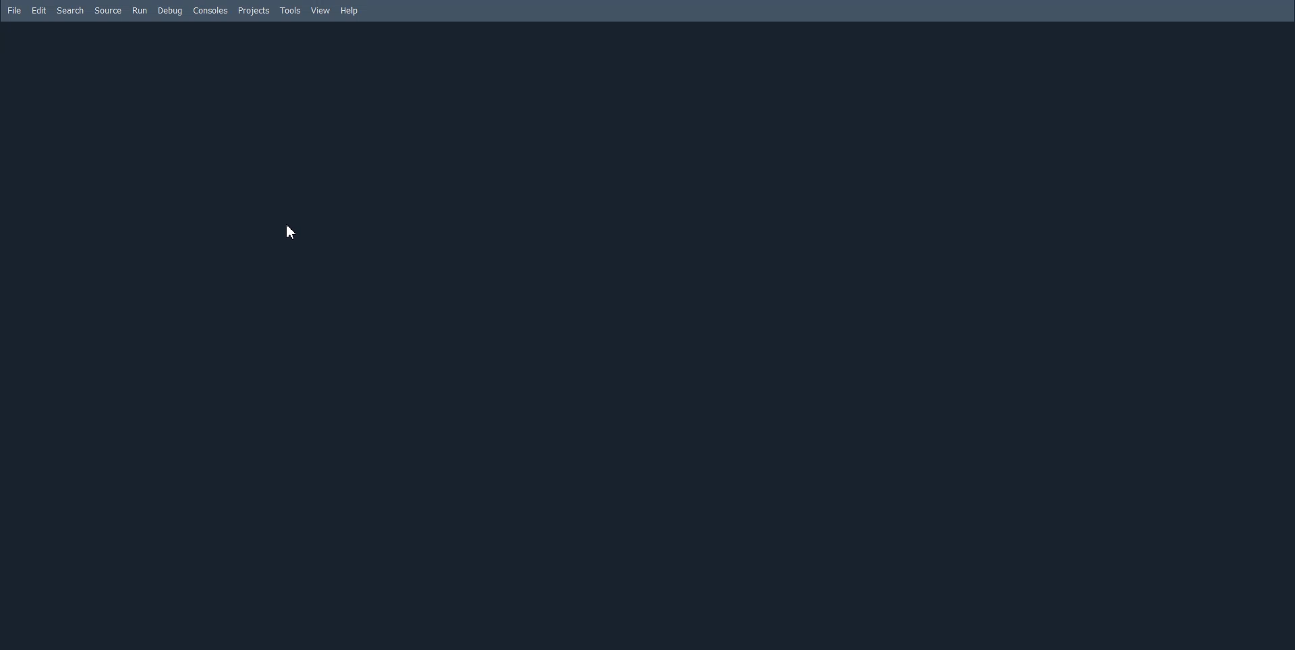 The height and width of the screenshot is (650, 1295). I want to click on Debug, so click(169, 11).